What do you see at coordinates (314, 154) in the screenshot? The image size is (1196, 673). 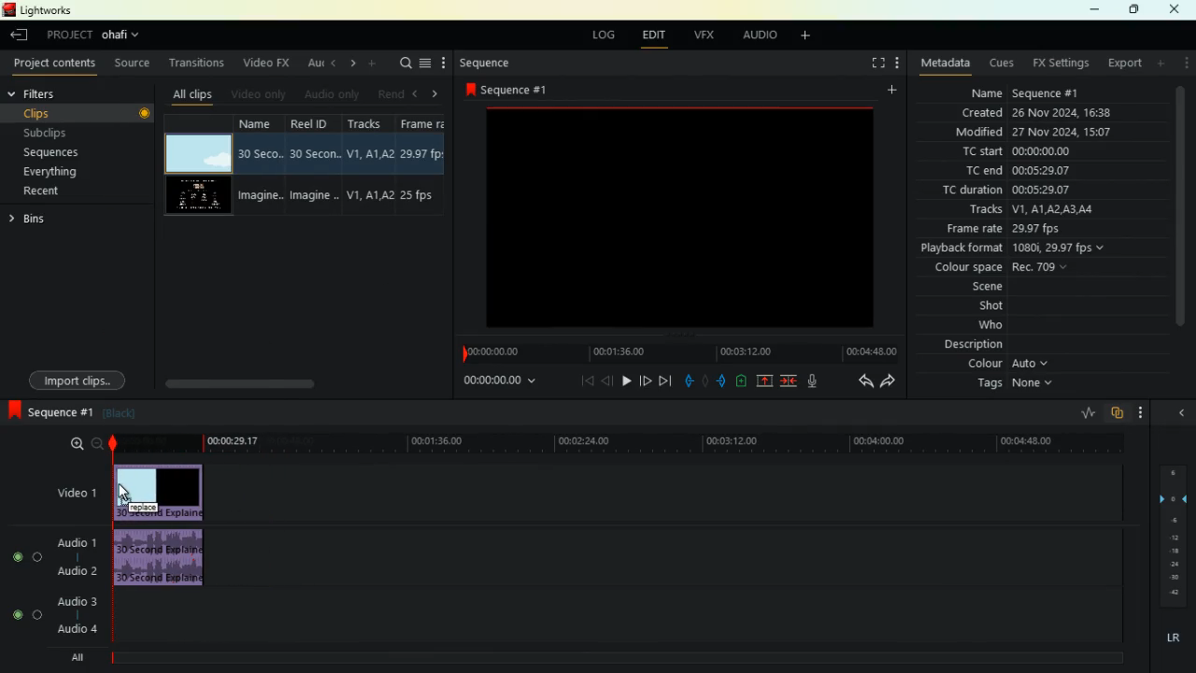 I see `30 seco` at bounding box center [314, 154].